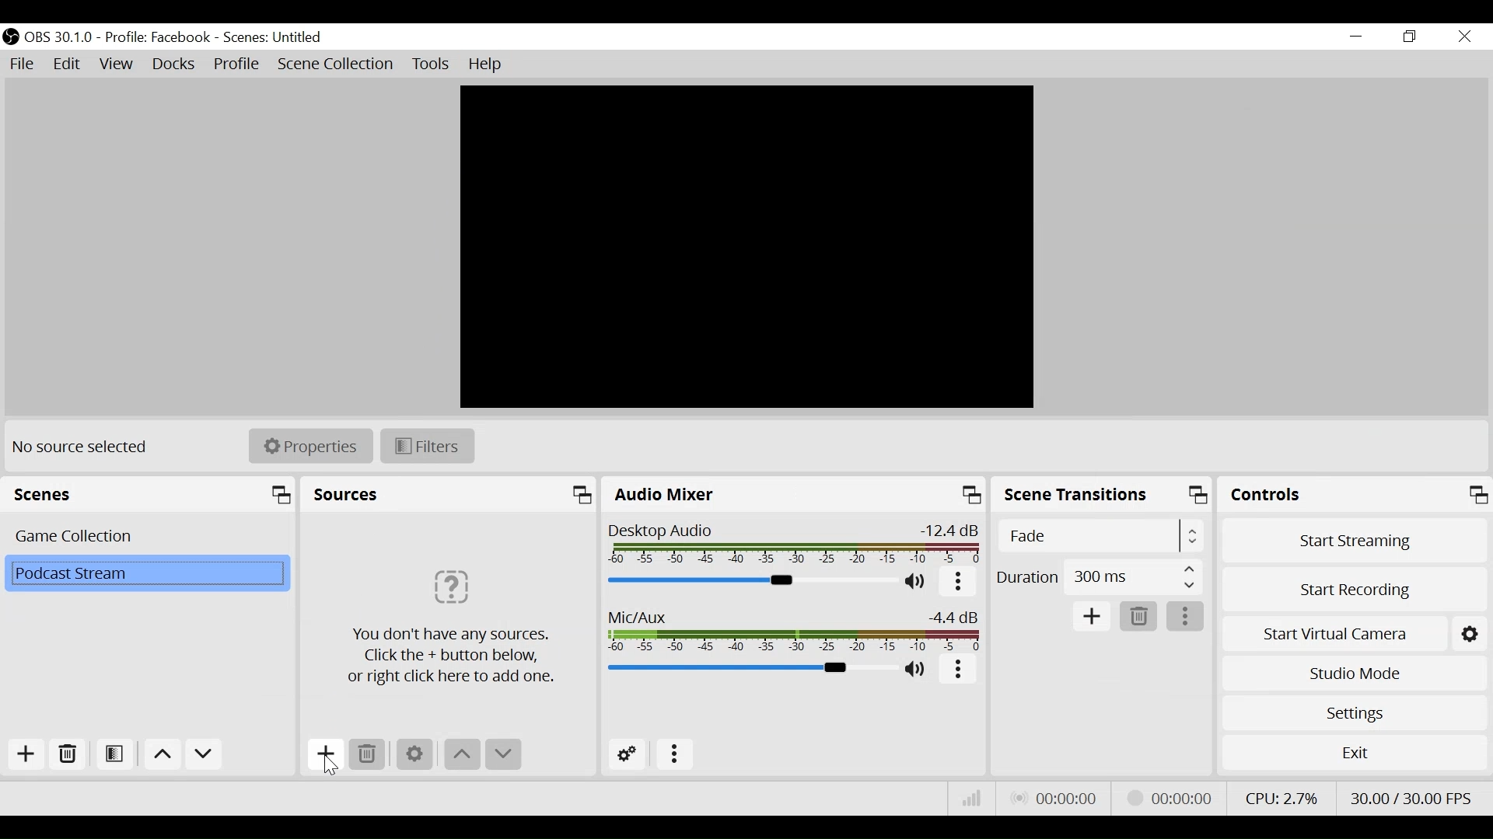  What do you see at coordinates (426, 446) in the screenshot?
I see `Filters` at bounding box center [426, 446].